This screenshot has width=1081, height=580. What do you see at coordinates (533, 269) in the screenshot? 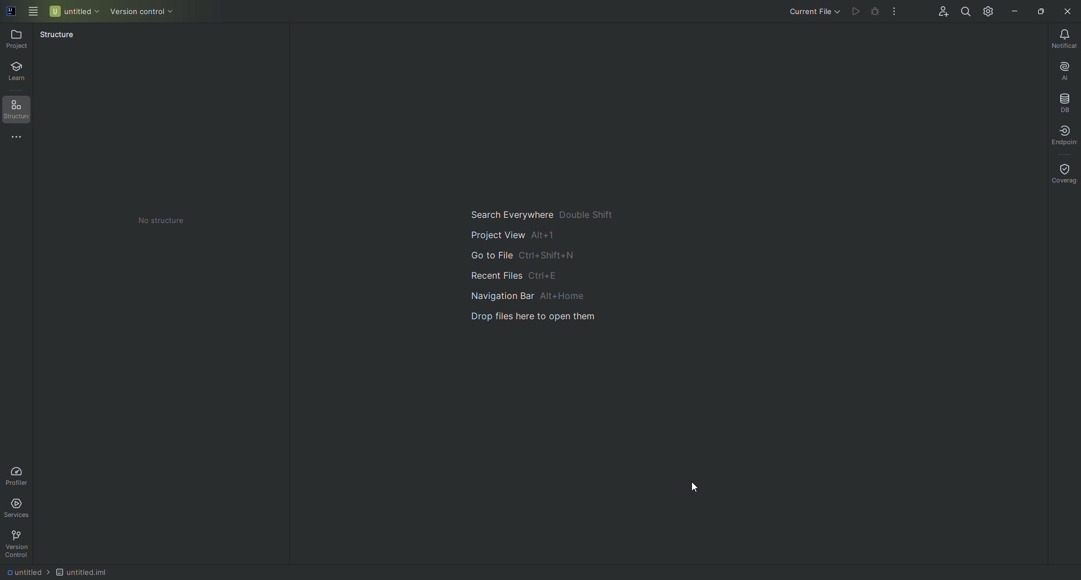
I see `Main guide to search and navigate files` at bounding box center [533, 269].